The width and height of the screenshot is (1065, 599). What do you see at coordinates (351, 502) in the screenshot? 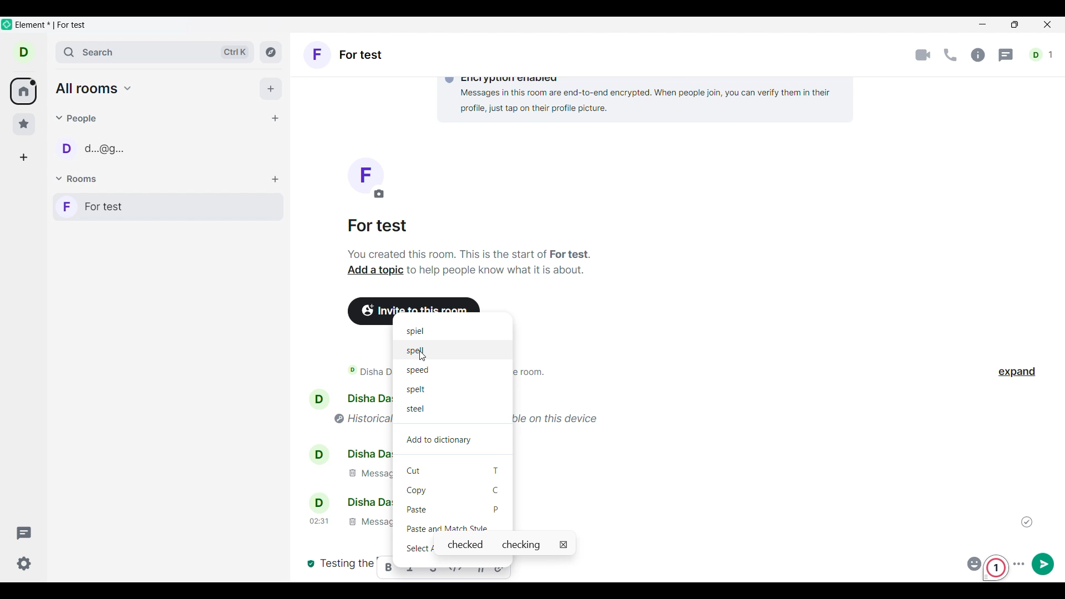
I see `disha das` at bounding box center [351, 502].